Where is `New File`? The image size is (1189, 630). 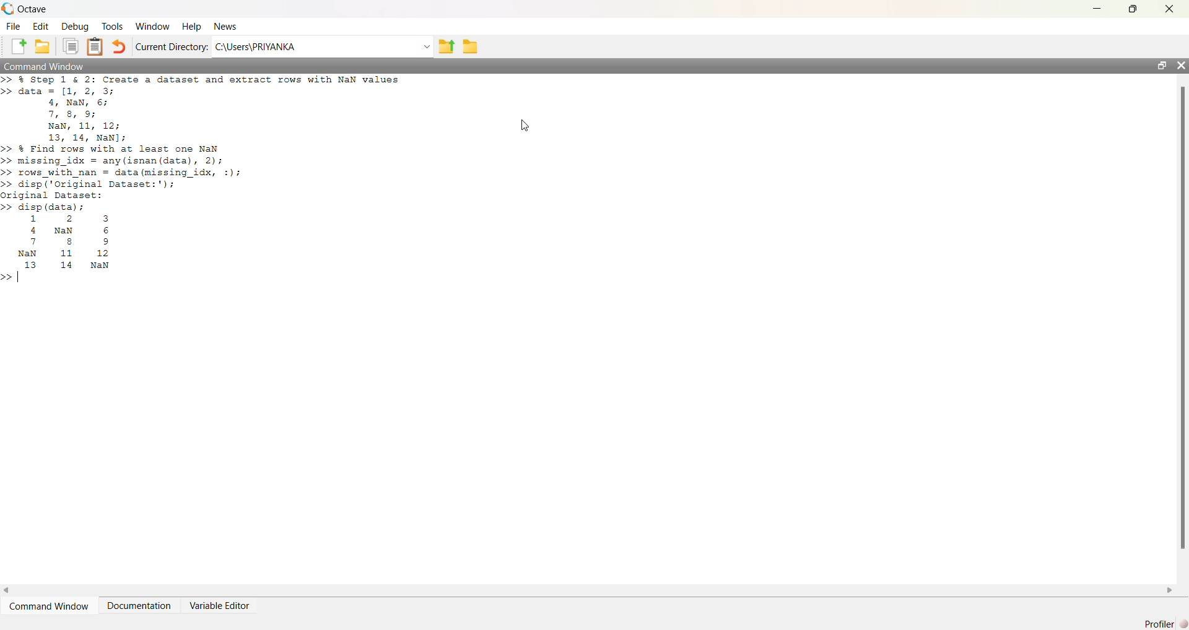
New File is located at coordinates (19, 46).